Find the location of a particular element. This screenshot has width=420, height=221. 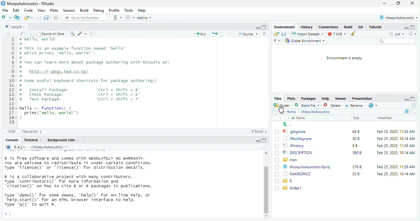

Presentation is located at coordinates (362, 99).